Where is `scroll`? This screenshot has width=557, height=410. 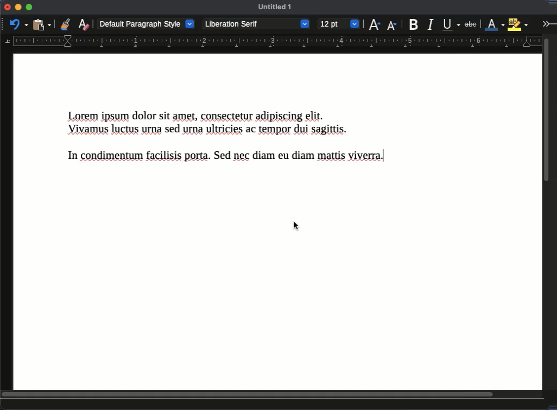 scroll is located at coordinates (273, 394).